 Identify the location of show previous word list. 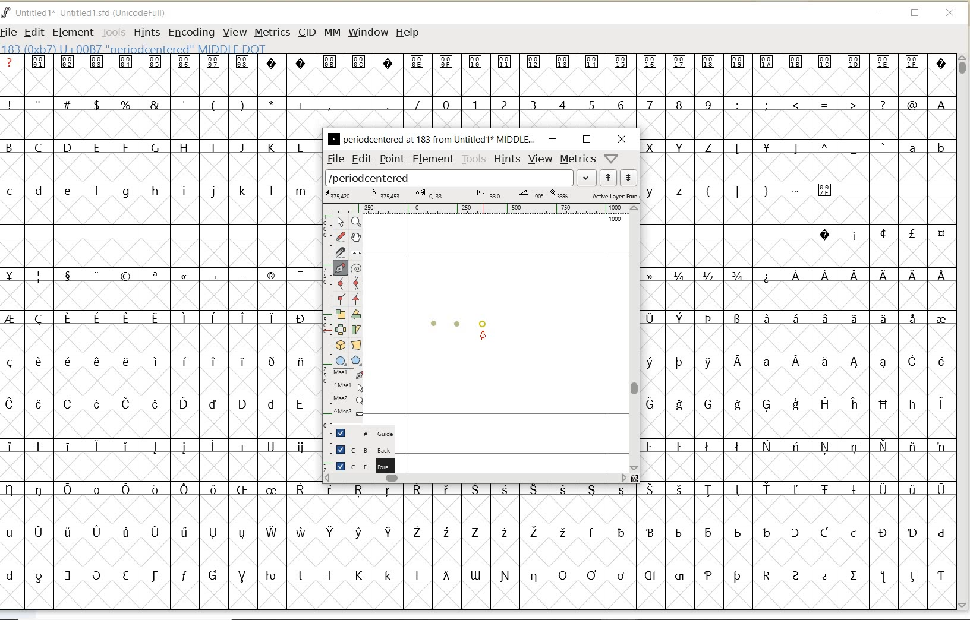
(609, 178).